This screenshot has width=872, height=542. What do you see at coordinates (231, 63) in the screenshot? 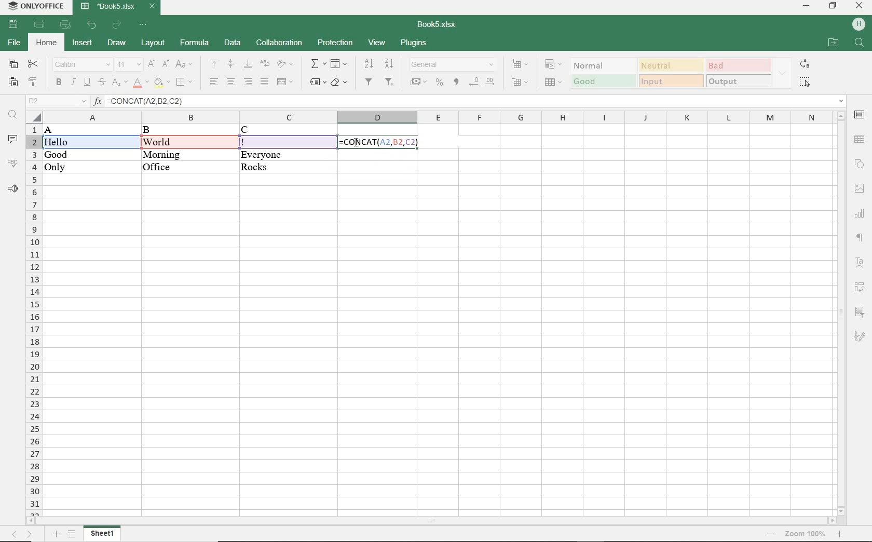
I see `ALIGN CENTER` at bounding box center [231, 63].